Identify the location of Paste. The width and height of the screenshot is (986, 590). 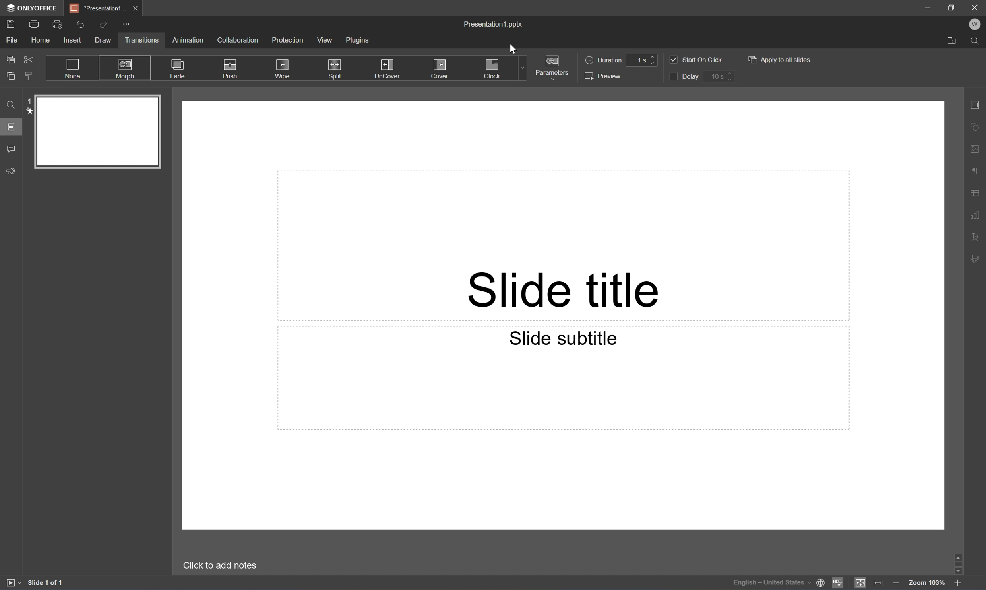
(12, 76).